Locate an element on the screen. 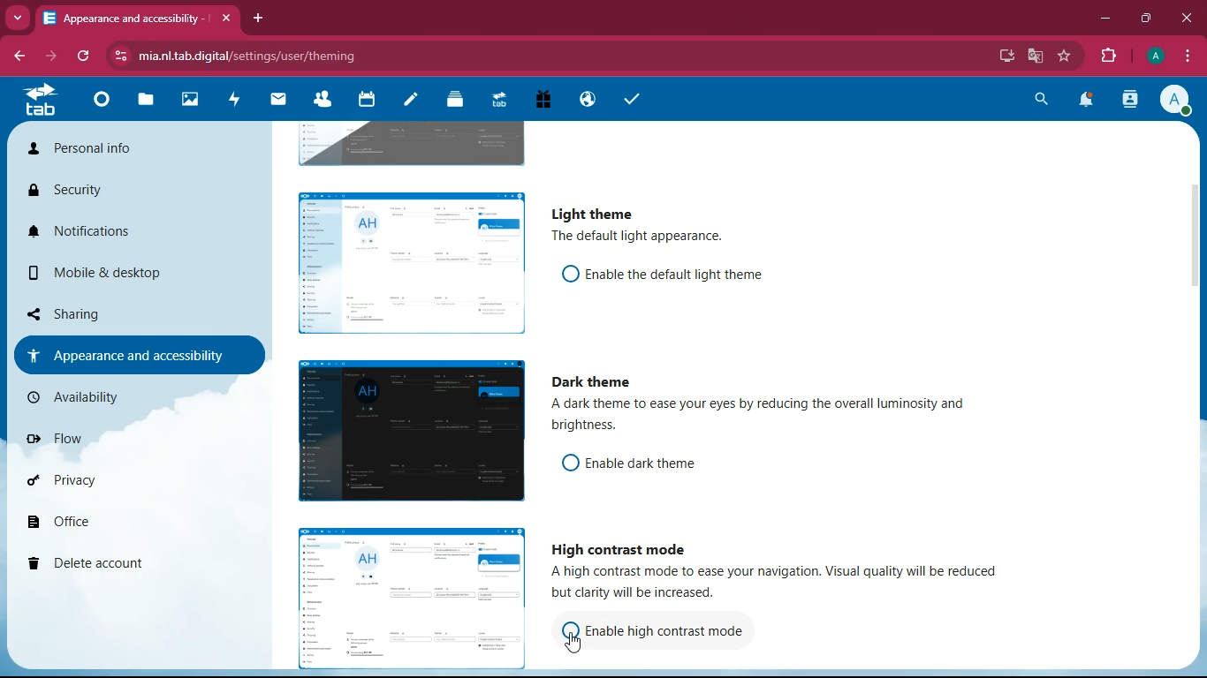  profile is located at coordinates (1176, 102).